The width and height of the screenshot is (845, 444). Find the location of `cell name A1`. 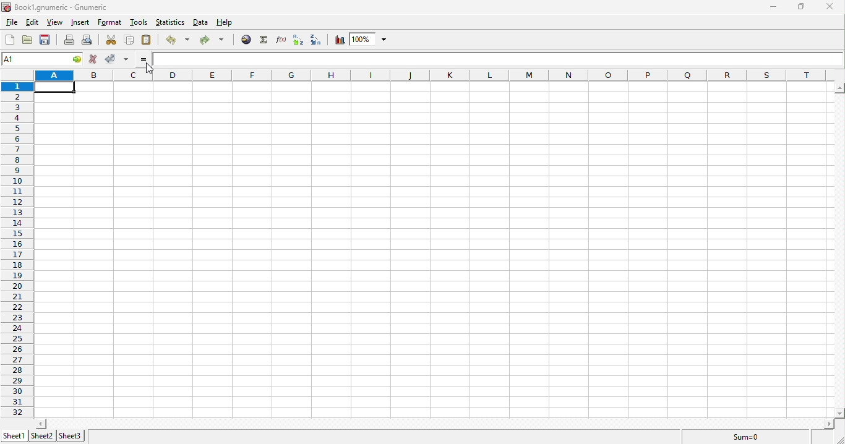

cell name A1 is located at coordinates (34, 58).